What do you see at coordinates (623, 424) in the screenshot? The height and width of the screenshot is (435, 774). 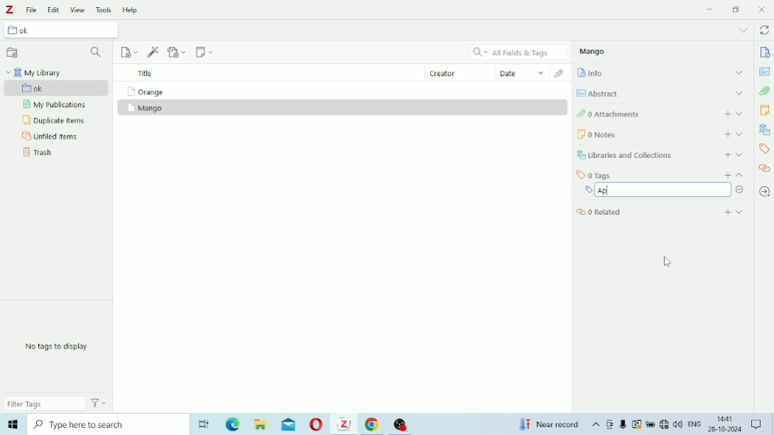 I see `Mic` at bounding box center [623, 424].